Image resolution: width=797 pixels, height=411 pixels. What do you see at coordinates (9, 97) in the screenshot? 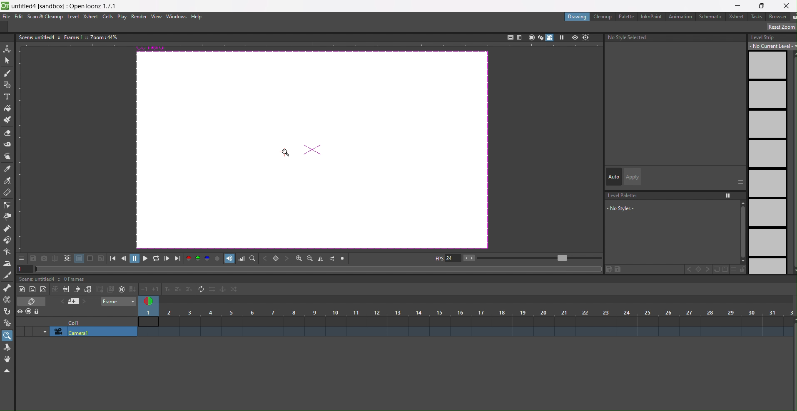
I see `type tool ` at bounding box center [9, 97].